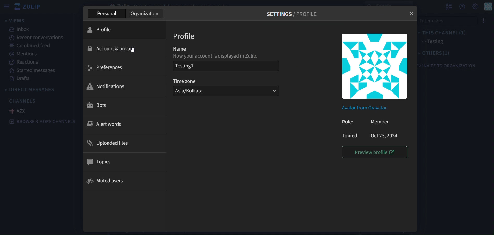 The image size is (494, 235). What do you see at coordinates (106, 67) in the screenshot?
I see `preferences` at bounding box center [106, 67].